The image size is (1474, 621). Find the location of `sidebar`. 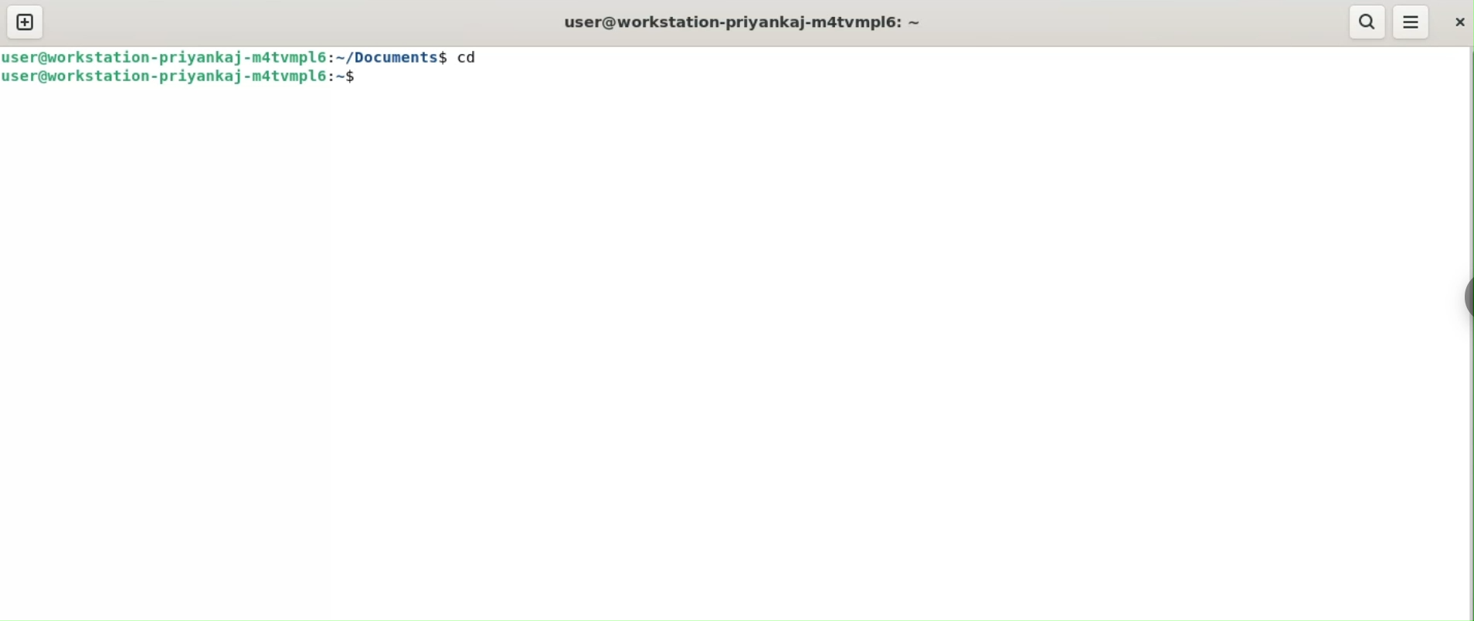

sidebar is located at coordinates (1468, 297).